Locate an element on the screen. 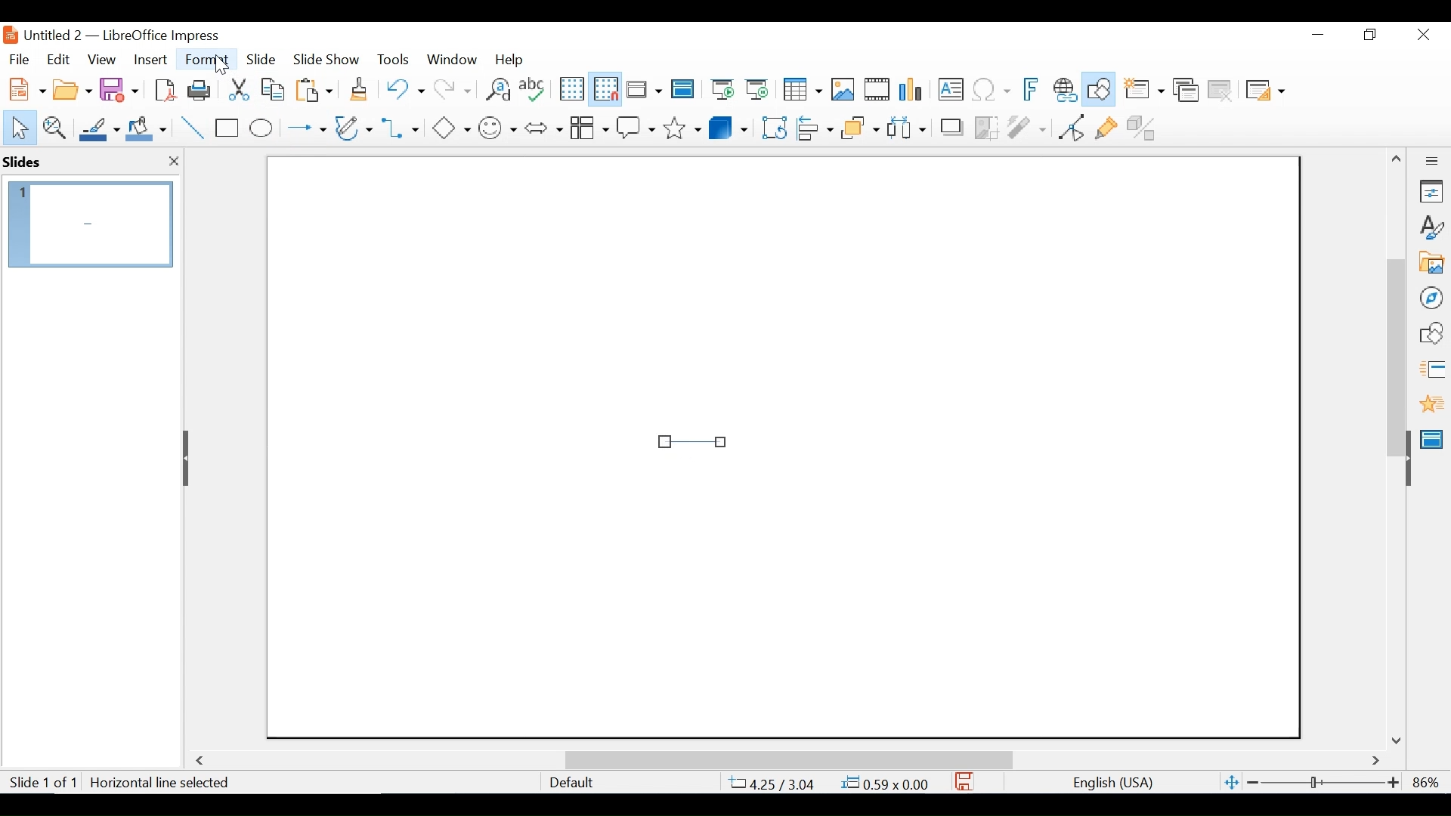 This screenshot has height=816, width=1451. Stars and Banners is located at coordinates (683, 125).